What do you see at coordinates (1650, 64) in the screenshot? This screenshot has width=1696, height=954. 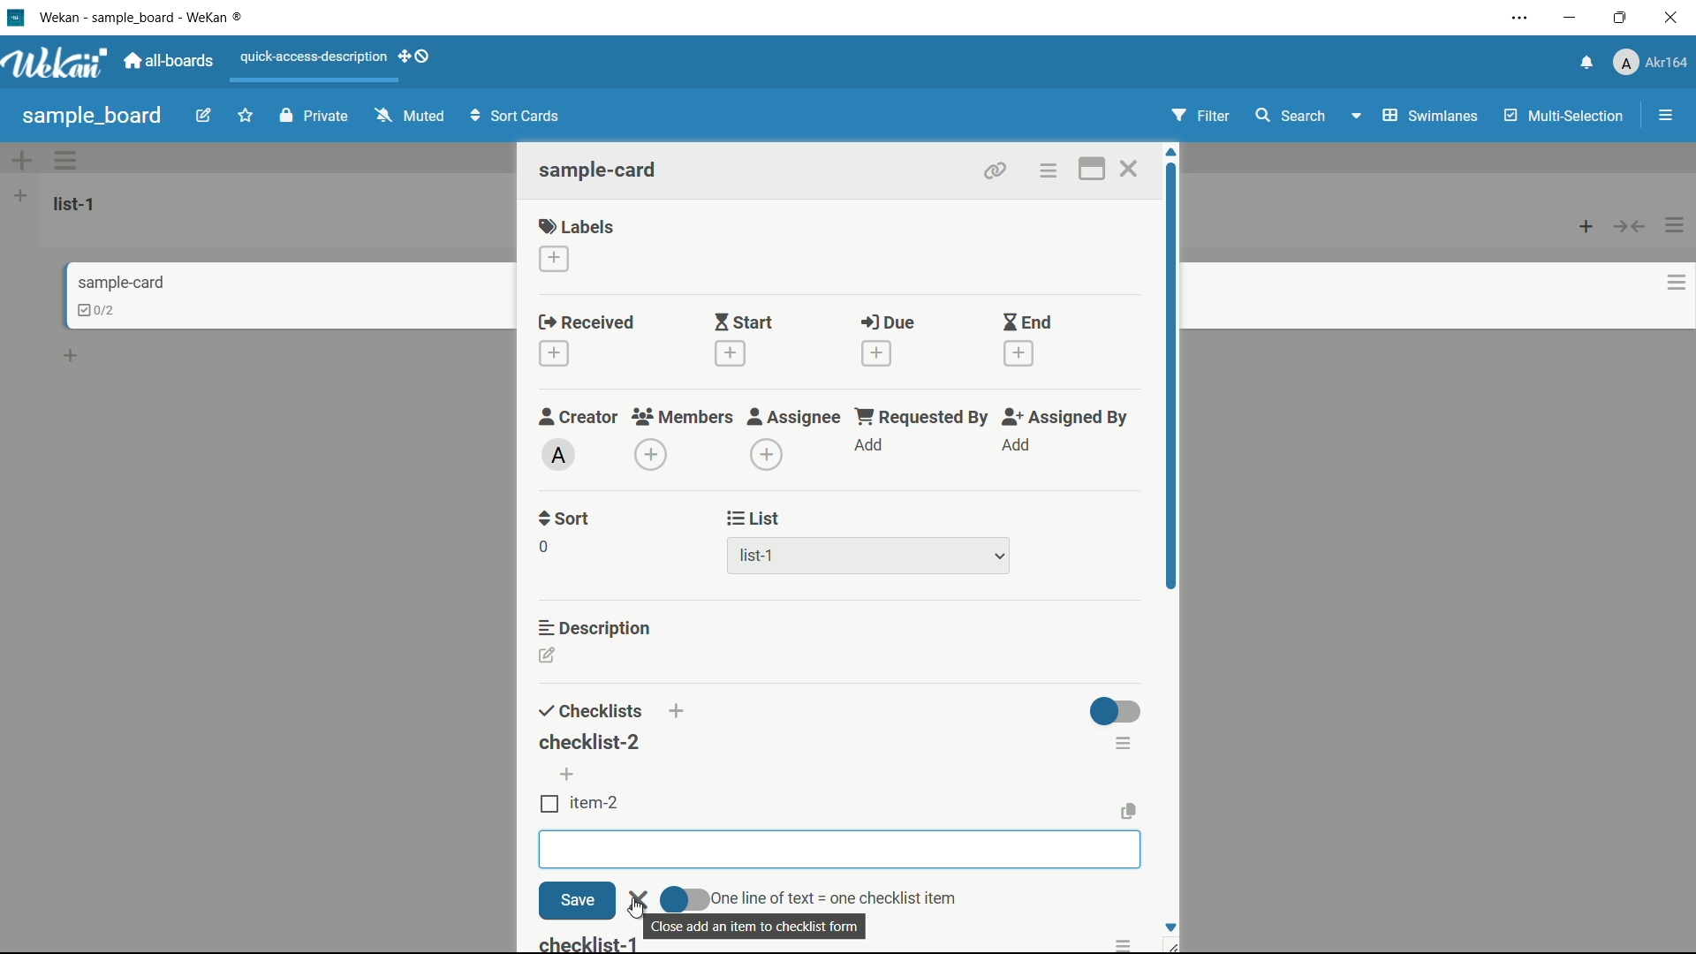 I see `profile` at bounding box center [1650, 64].